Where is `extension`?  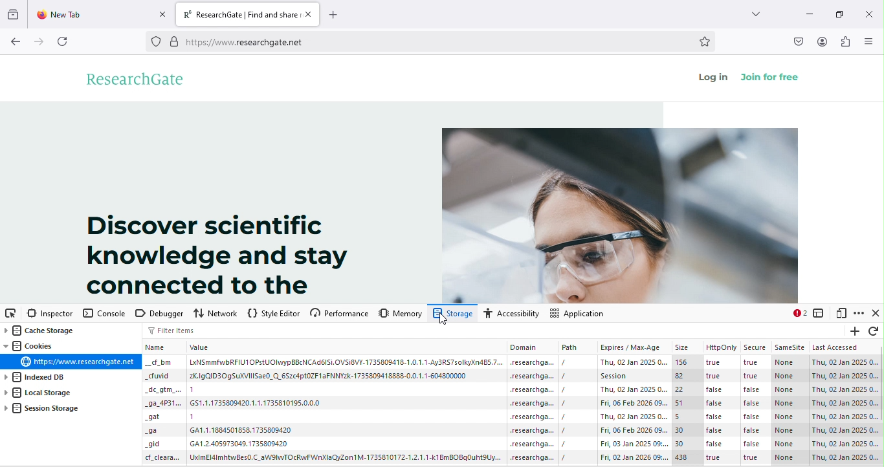
extension is located at coordinates (845, 41).